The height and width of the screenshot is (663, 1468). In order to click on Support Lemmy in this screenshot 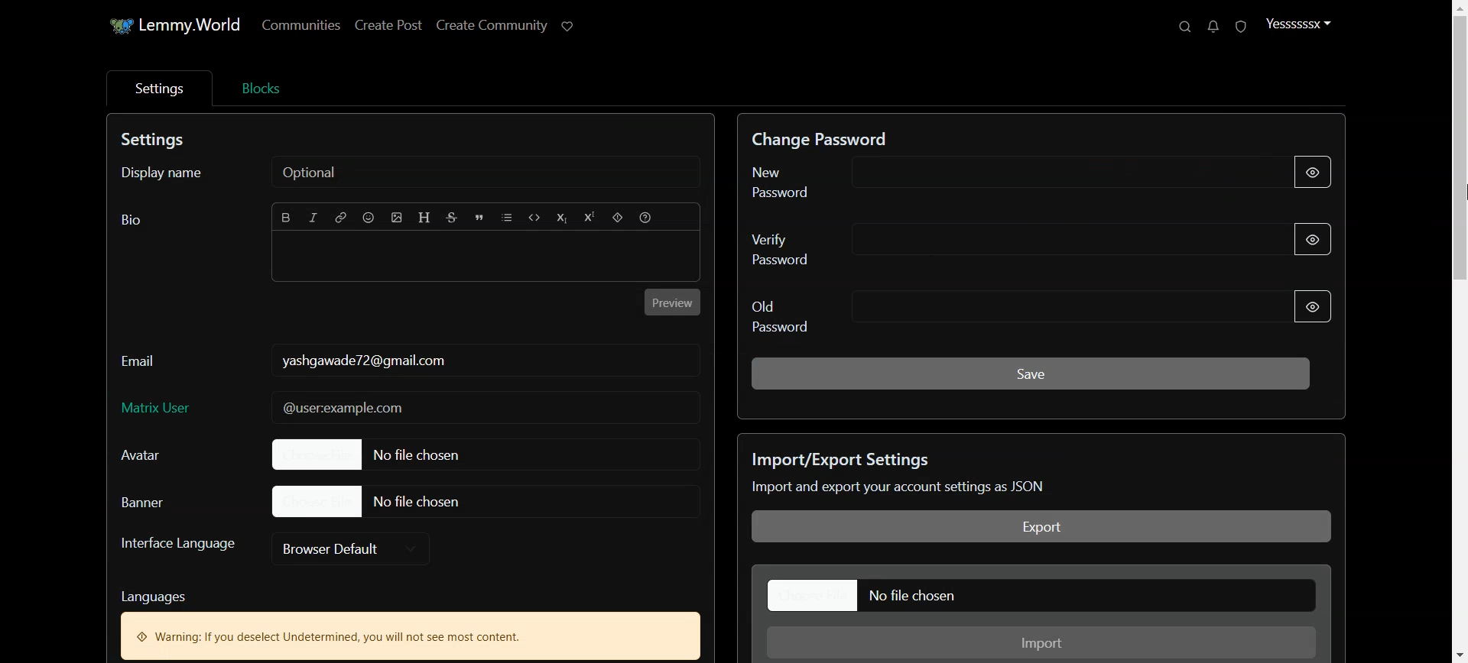, I will do `click(569, 26)`.